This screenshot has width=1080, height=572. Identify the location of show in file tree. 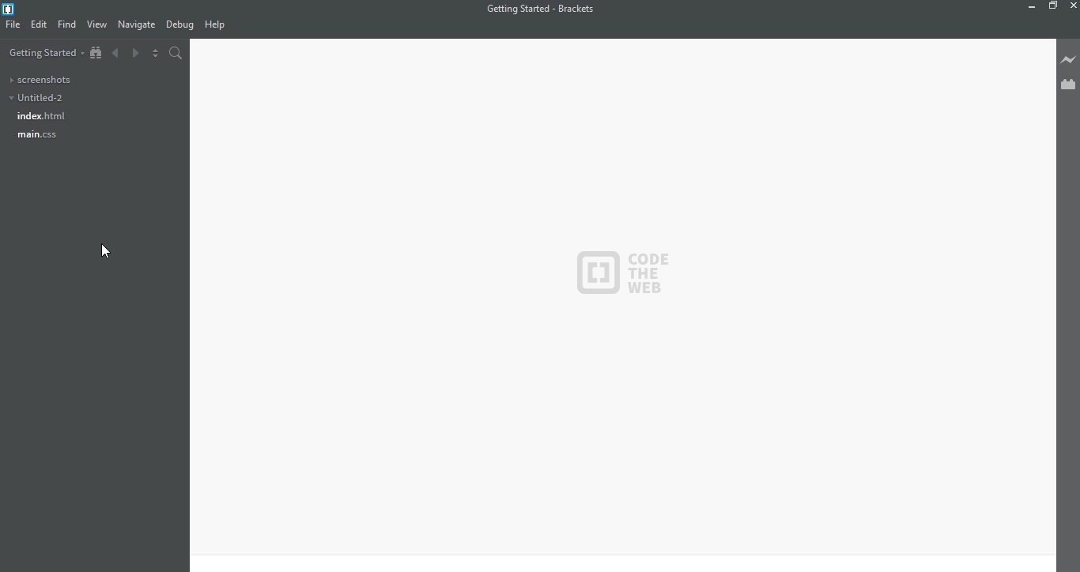
(98, 51).